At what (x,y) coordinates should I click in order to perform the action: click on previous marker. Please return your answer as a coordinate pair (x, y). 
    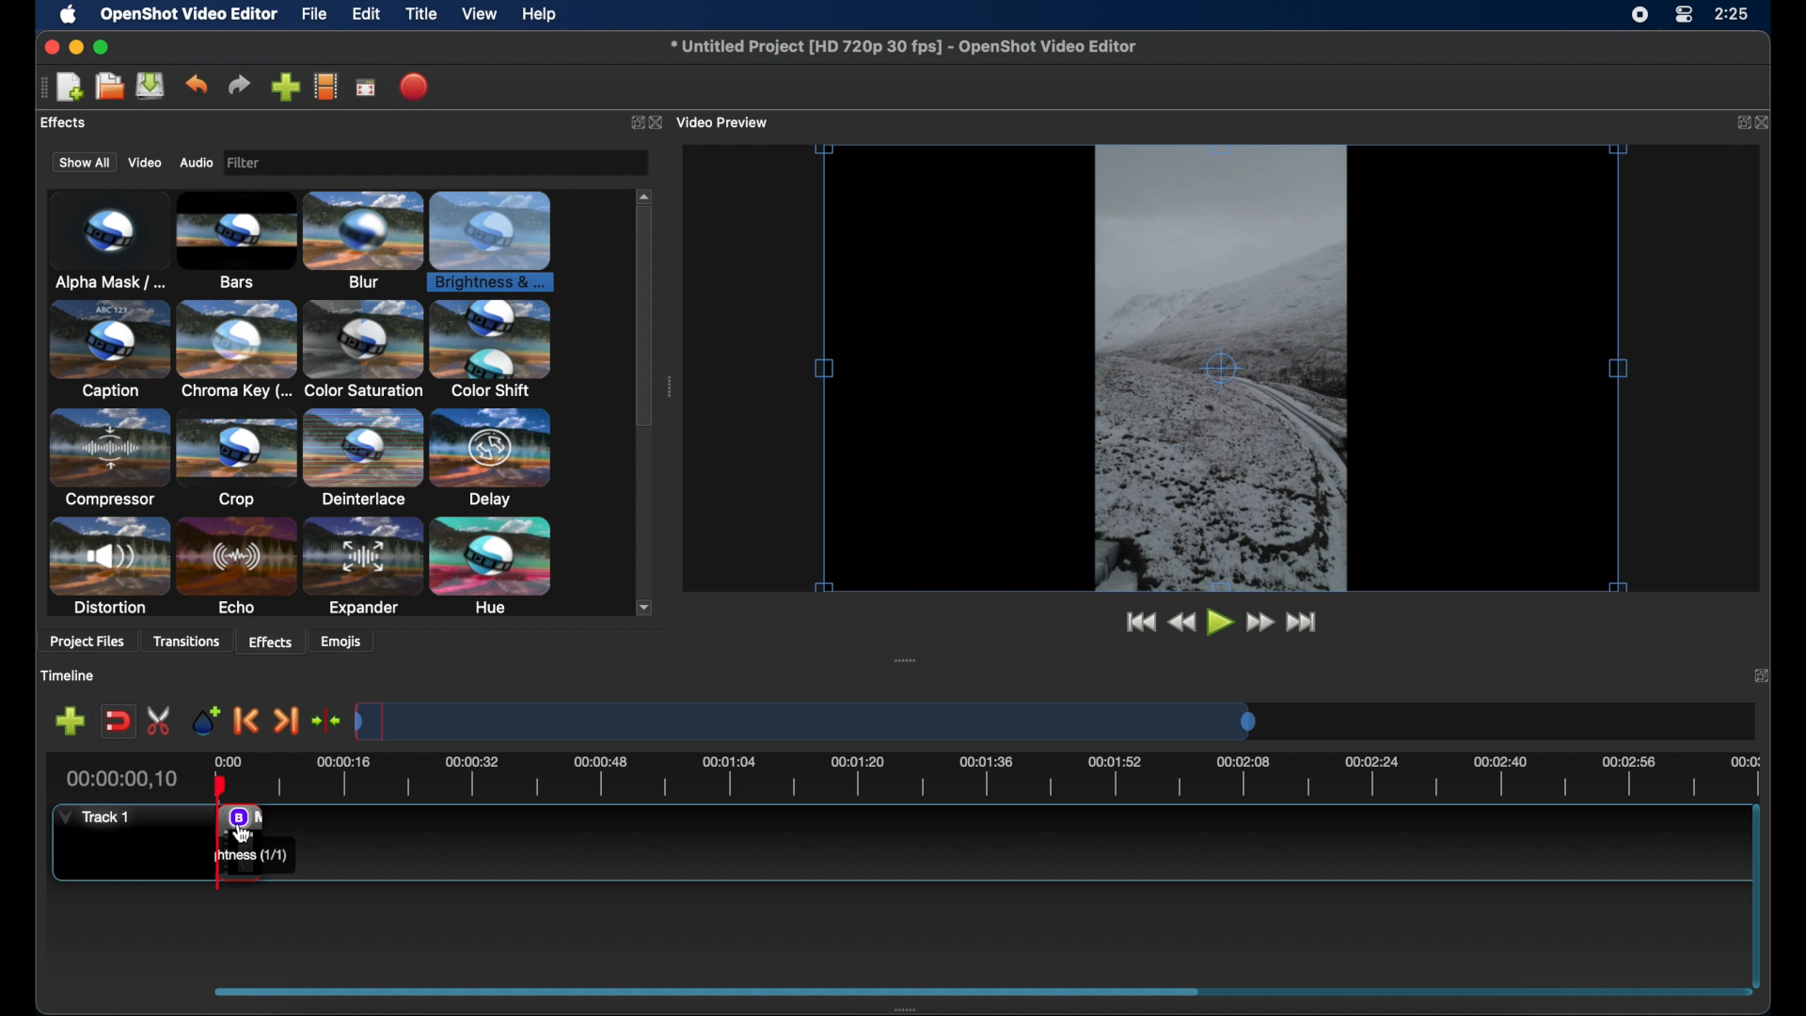
    Looking at the image, I should click on (244, 720).